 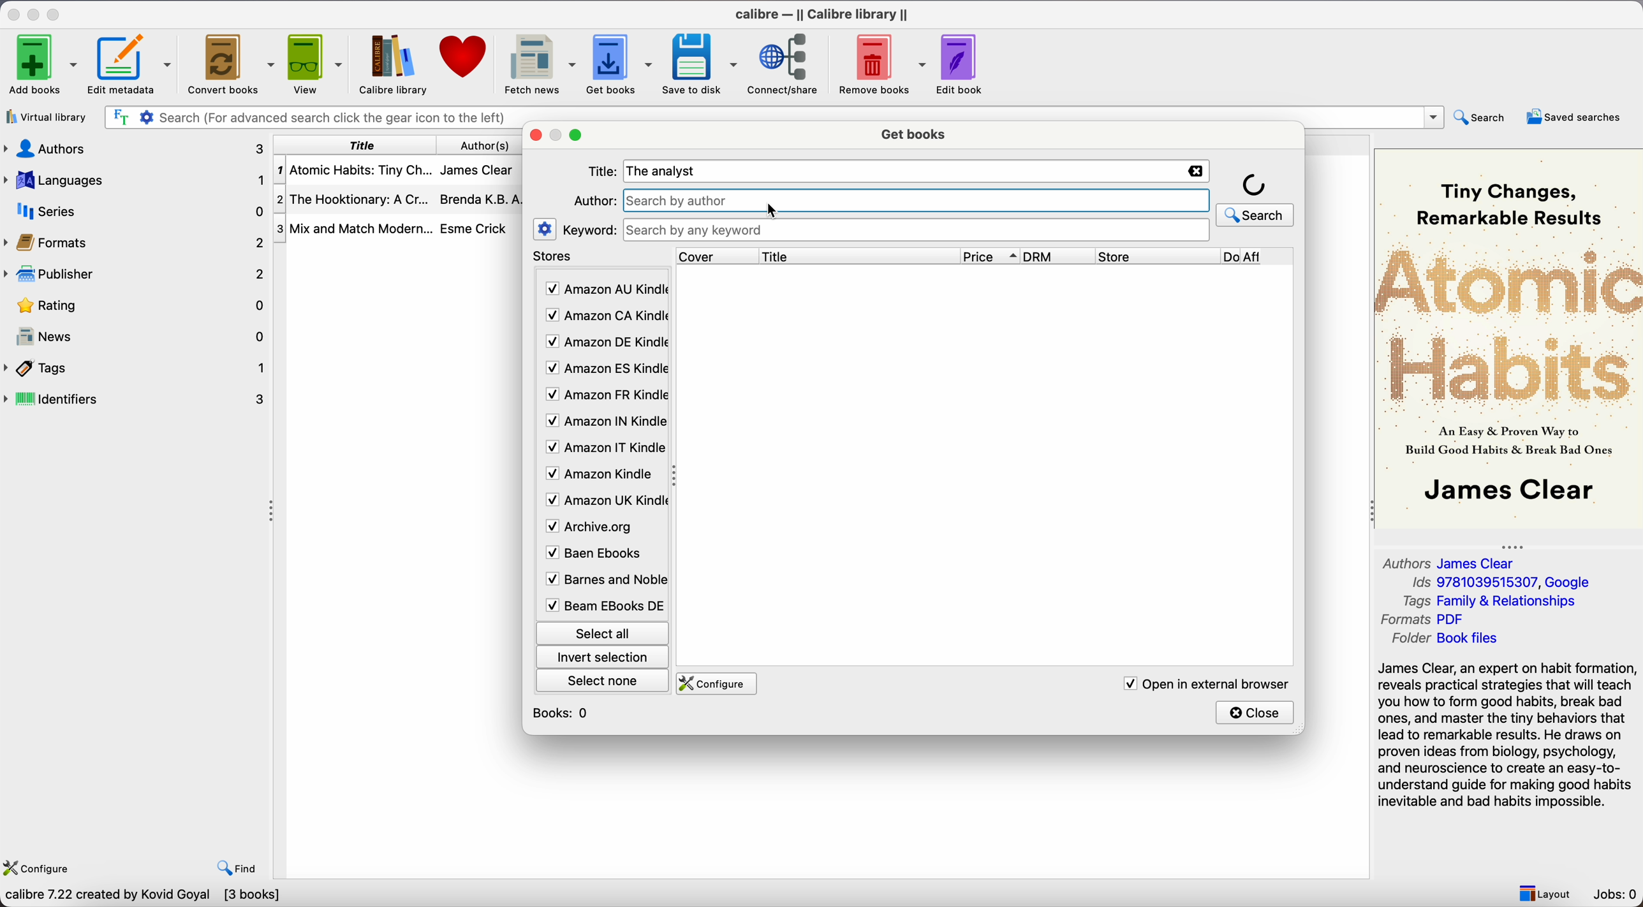 I want to click on loading icon, so click(x=1255, y=184).